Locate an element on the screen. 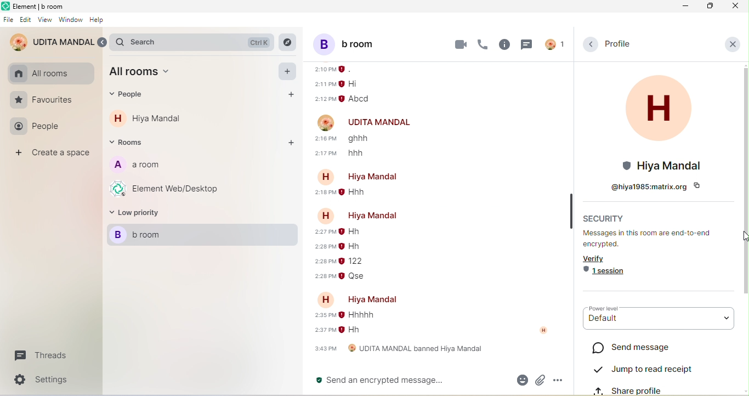 Image resolution: width=749 pixels, height=396 pixels. sending message time is located at coordinates (322, 331).